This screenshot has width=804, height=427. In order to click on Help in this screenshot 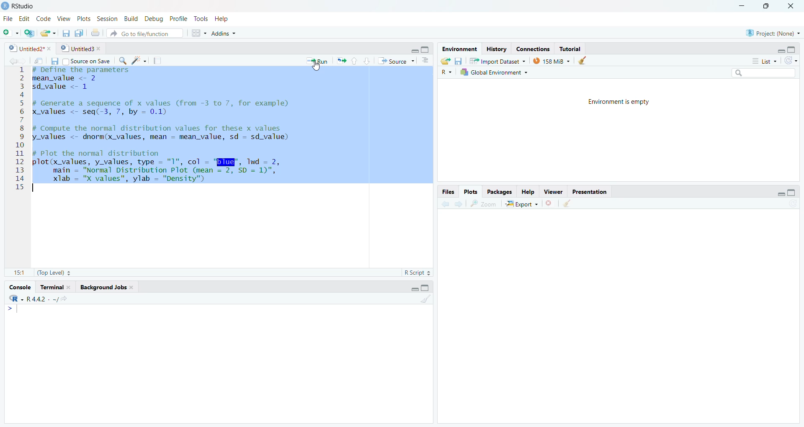, I will do `click(528, 190)`.